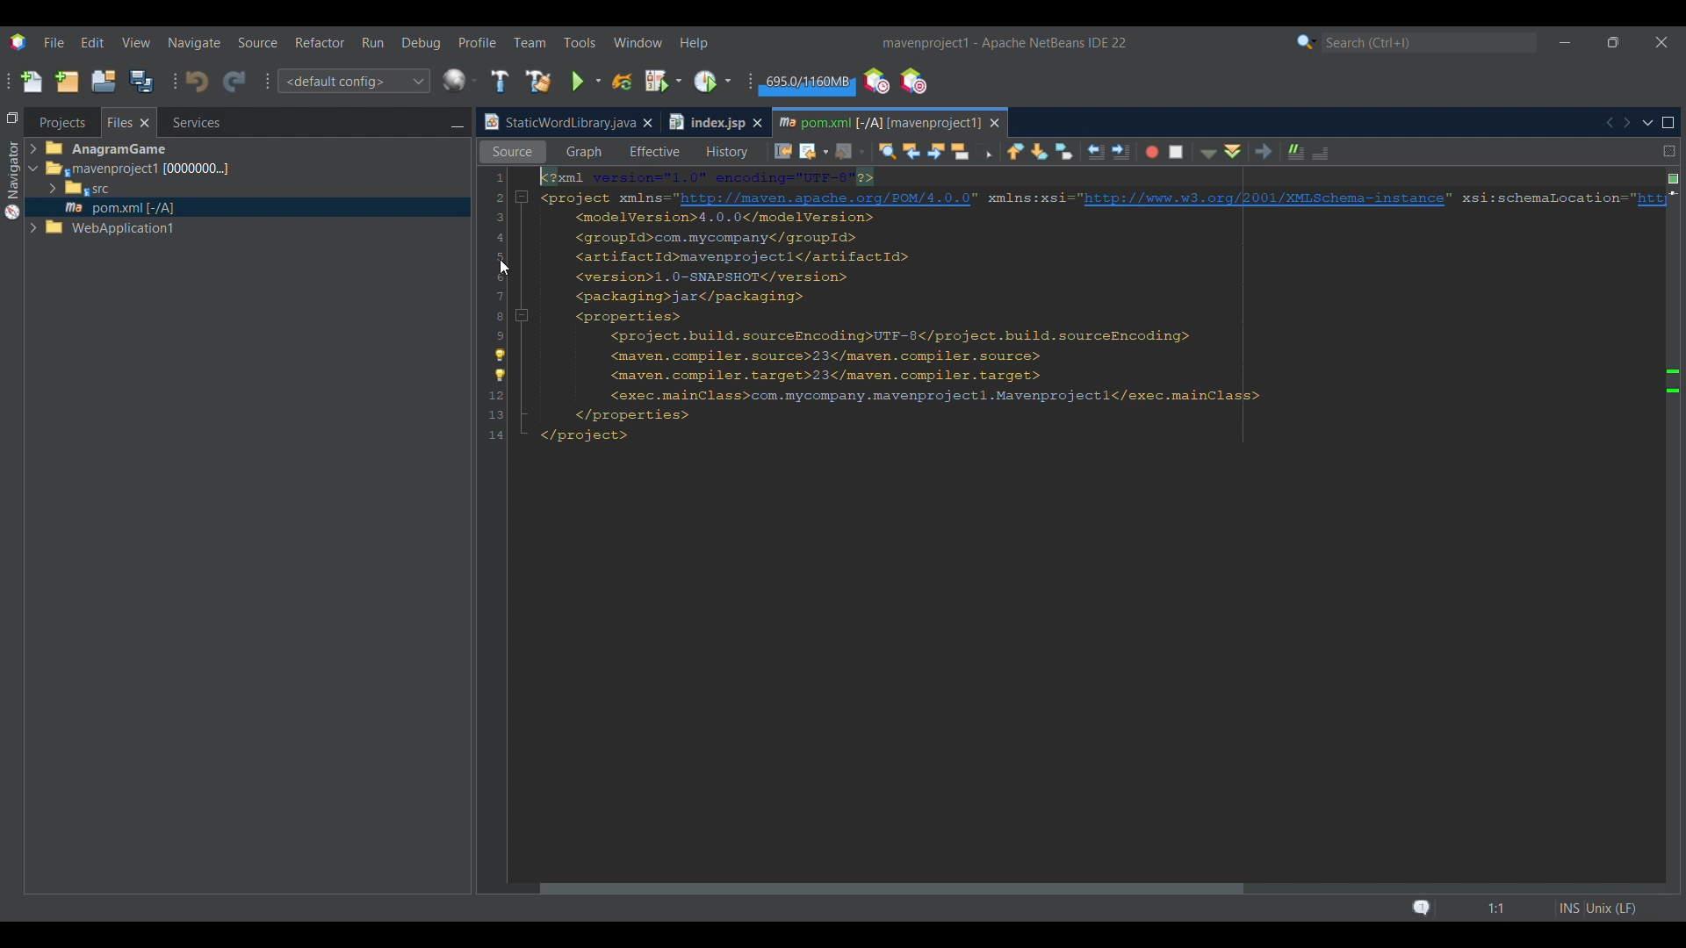 This screenshot has height=948, width=1686. What do you see at coordinates (234, 83) in the screenshot?
I see `Redo` at bounding box center [234, 83].